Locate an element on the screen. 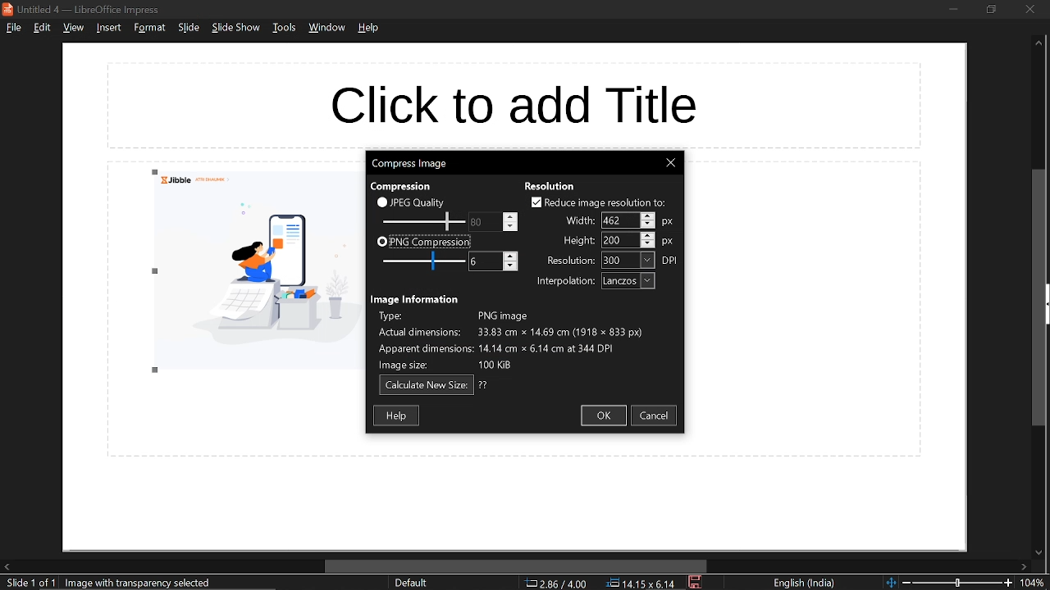 This screenshot has height=590, width=1050. resolution unit: DPI is located at coordinates (671, 261).